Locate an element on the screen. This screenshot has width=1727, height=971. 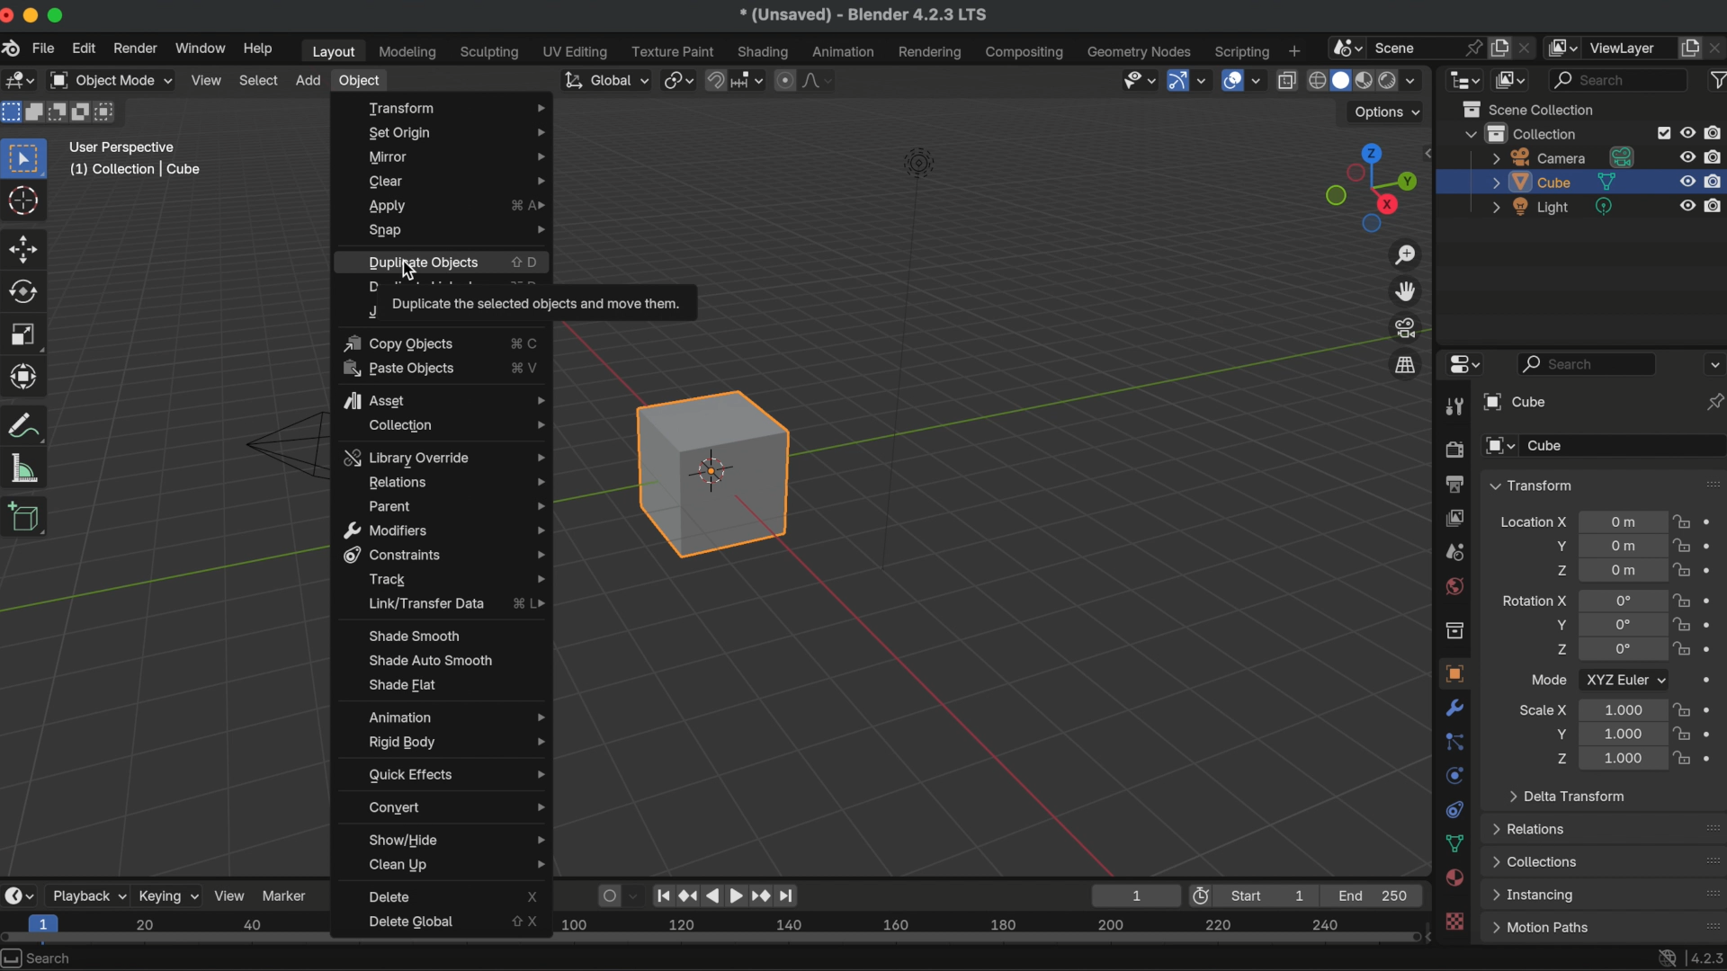
jumpt to keyframe is located at coordinates (760, 895).